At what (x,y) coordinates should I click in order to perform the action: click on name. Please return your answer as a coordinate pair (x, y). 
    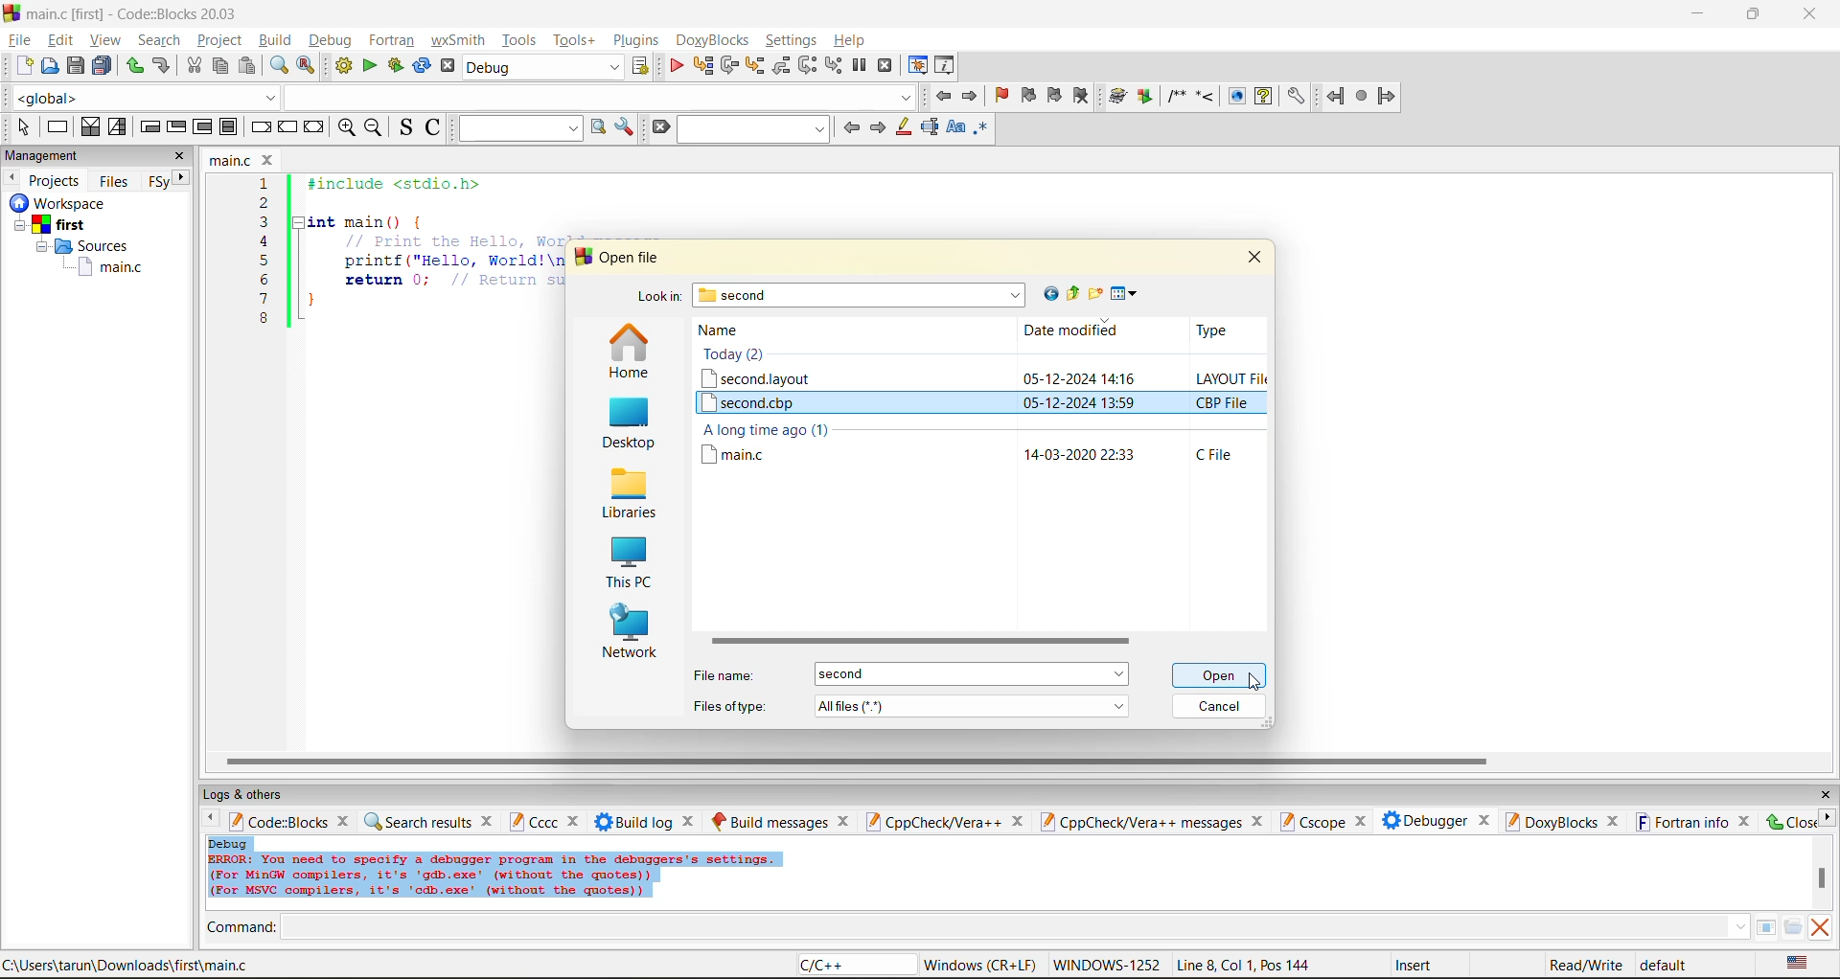
    Looking at the image, I should click on (728, 330).